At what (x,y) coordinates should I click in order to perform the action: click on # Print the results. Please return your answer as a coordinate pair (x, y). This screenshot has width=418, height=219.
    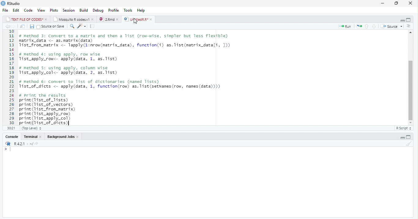
    Looking at the image, I should click on (43, 95).